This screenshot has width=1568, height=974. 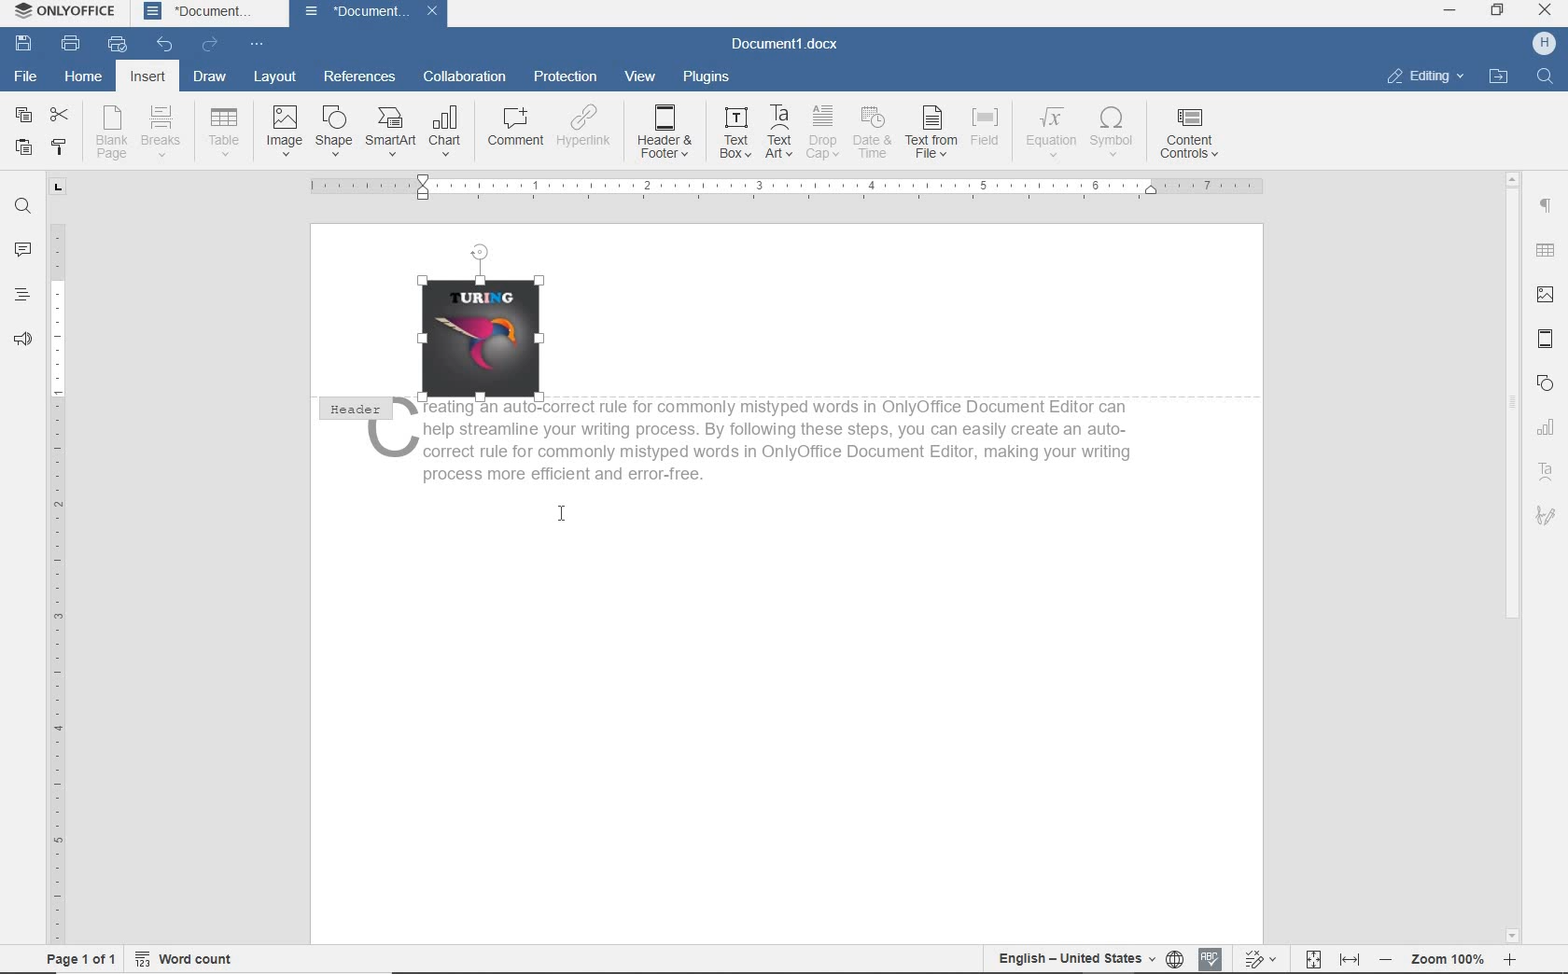 I want to click on EDITING, so click(x=1426, y=75).